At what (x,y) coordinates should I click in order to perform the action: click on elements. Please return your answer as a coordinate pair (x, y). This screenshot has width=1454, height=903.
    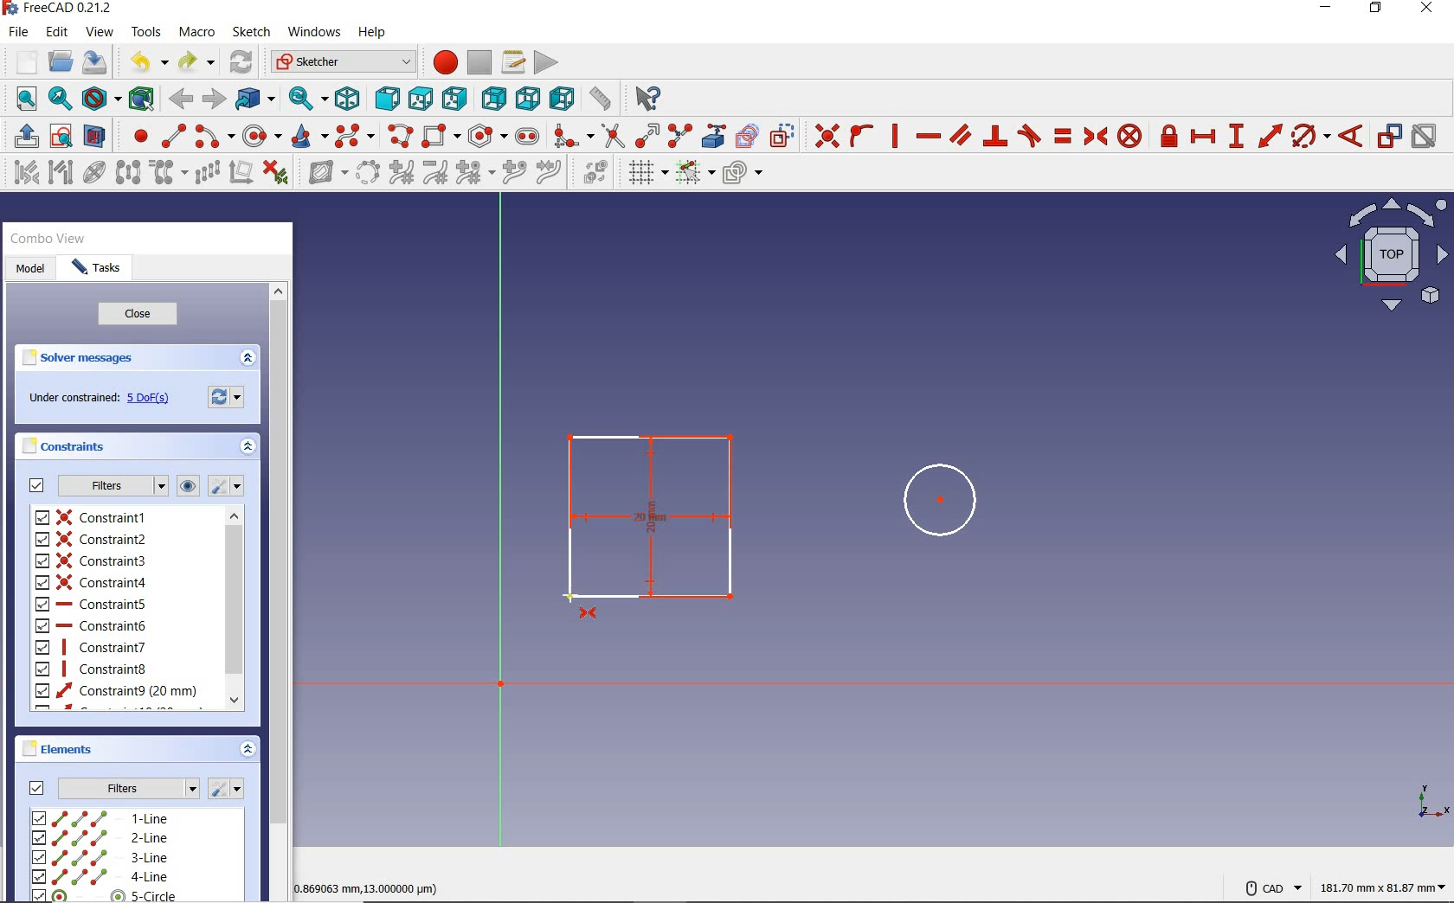
    Looking at the image, I should click on (74, 750).